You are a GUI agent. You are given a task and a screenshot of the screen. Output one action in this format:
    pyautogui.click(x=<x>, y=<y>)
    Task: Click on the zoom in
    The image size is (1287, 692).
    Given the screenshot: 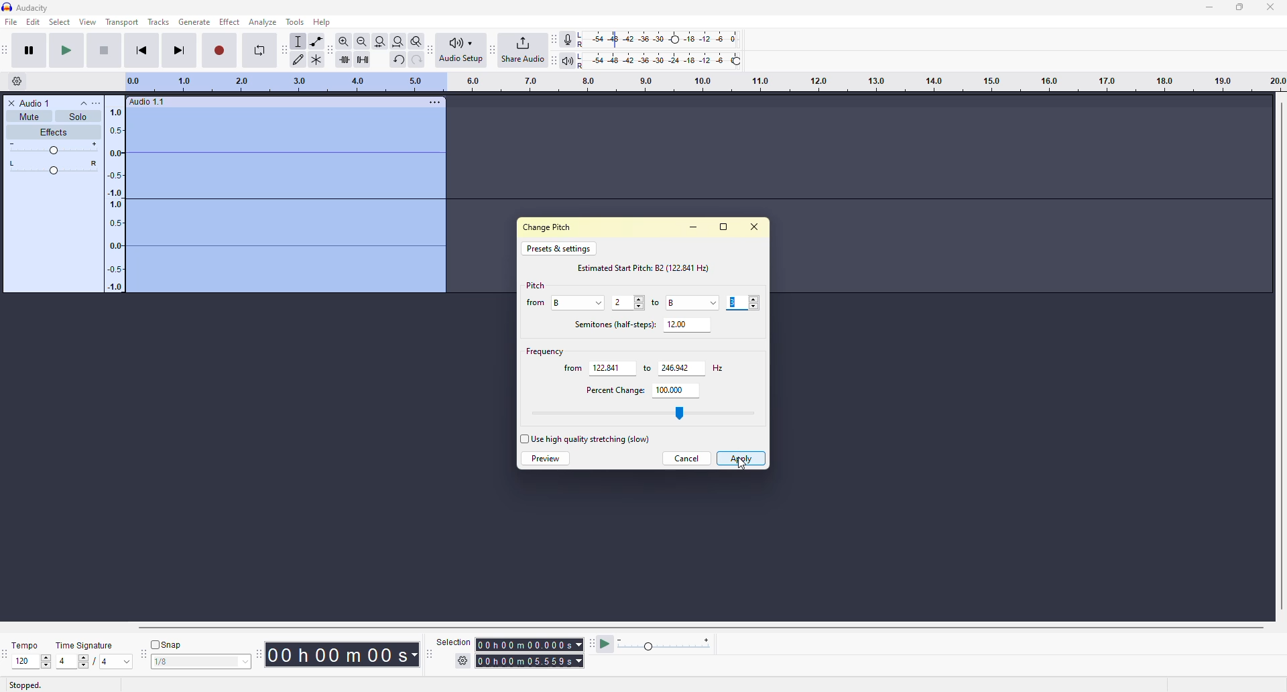 What is the action you would take?
    pyautogui.click(x=341, y=42)
    